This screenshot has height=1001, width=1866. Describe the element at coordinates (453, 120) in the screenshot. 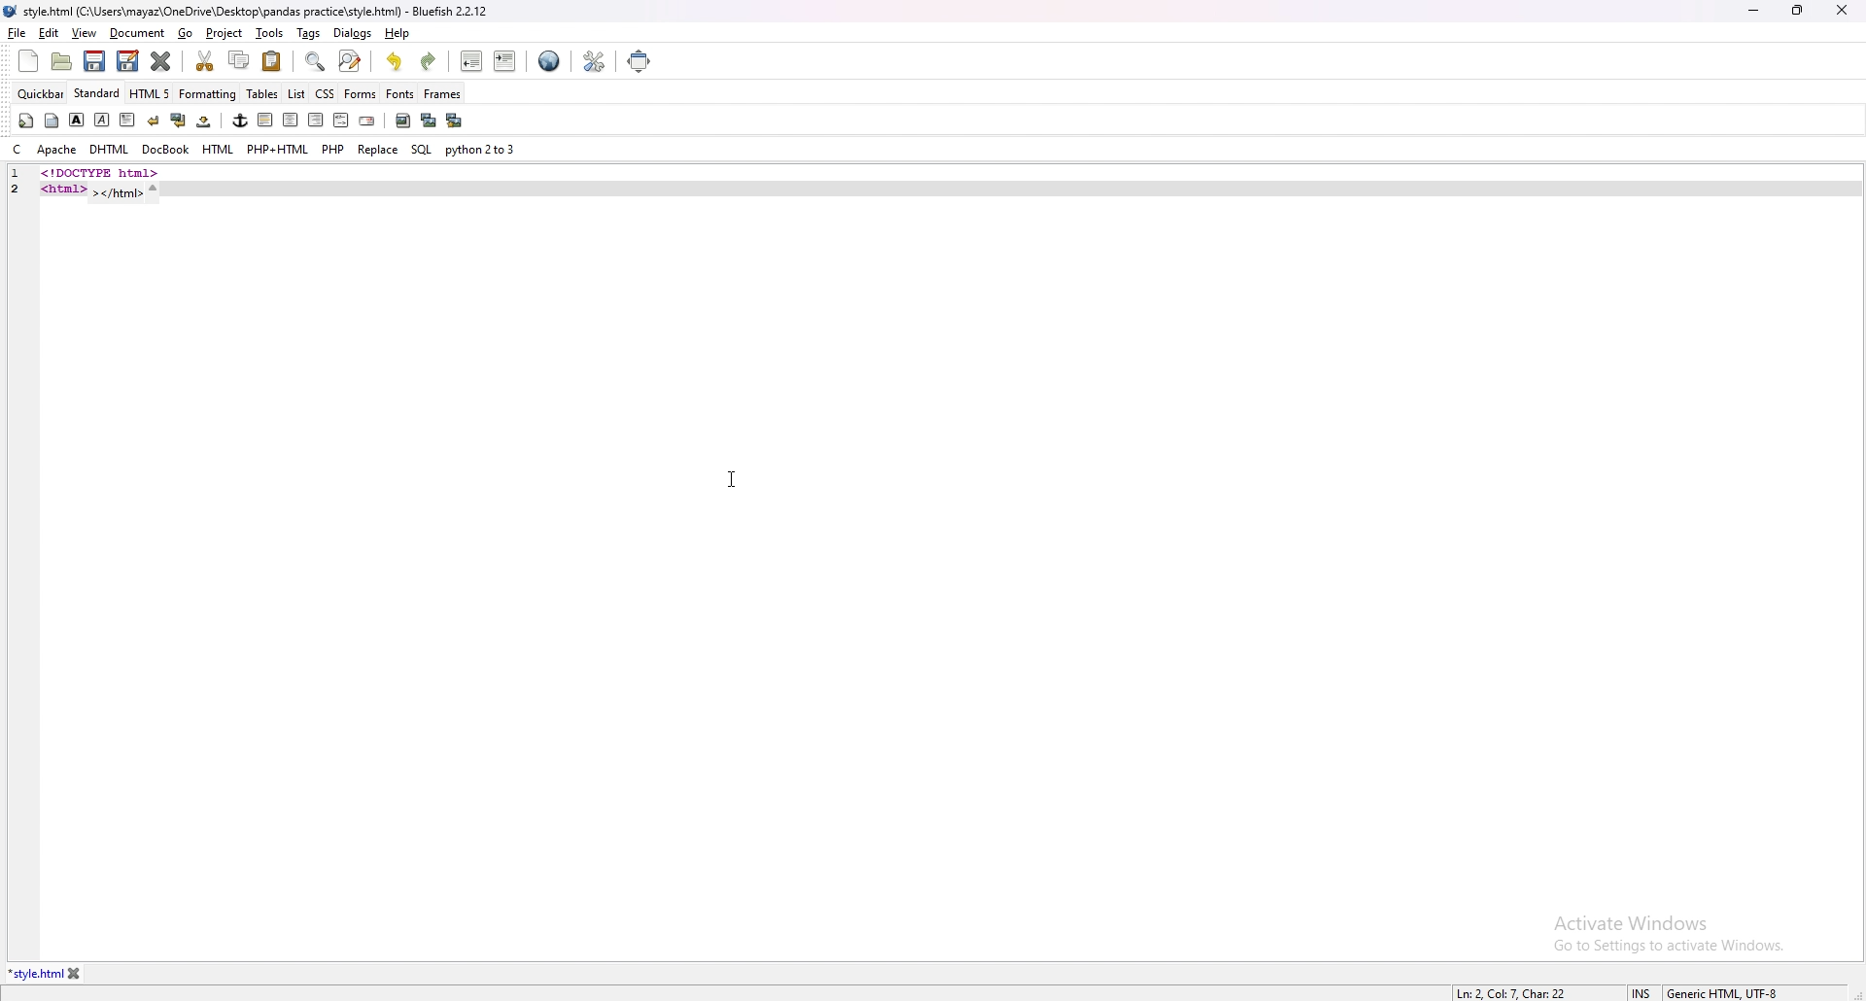

I see `multi thumbnail` at that location.